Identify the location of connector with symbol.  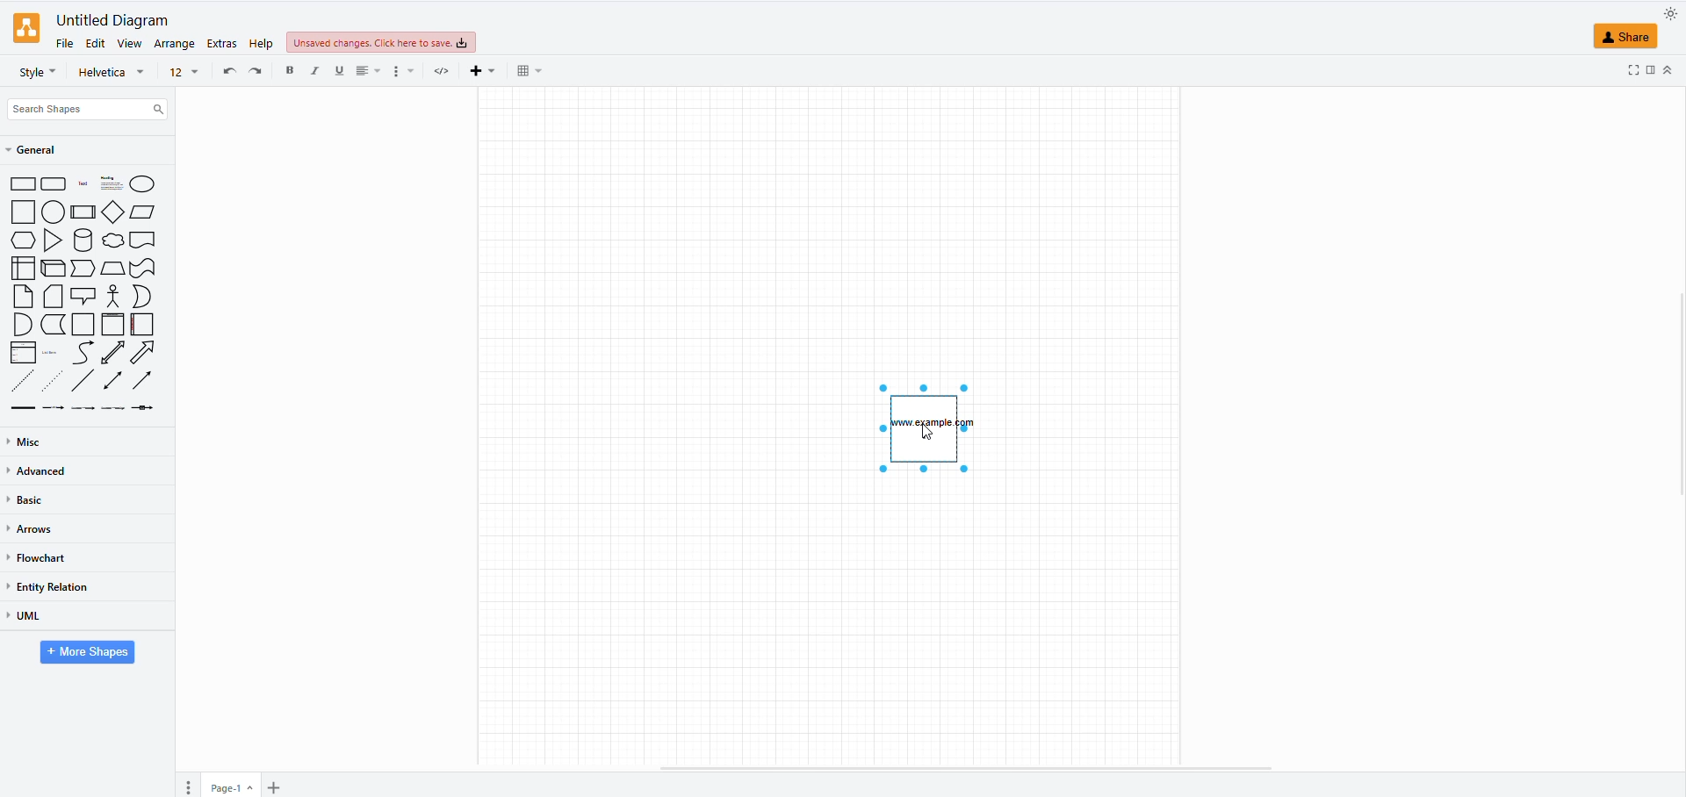
(146, 411).